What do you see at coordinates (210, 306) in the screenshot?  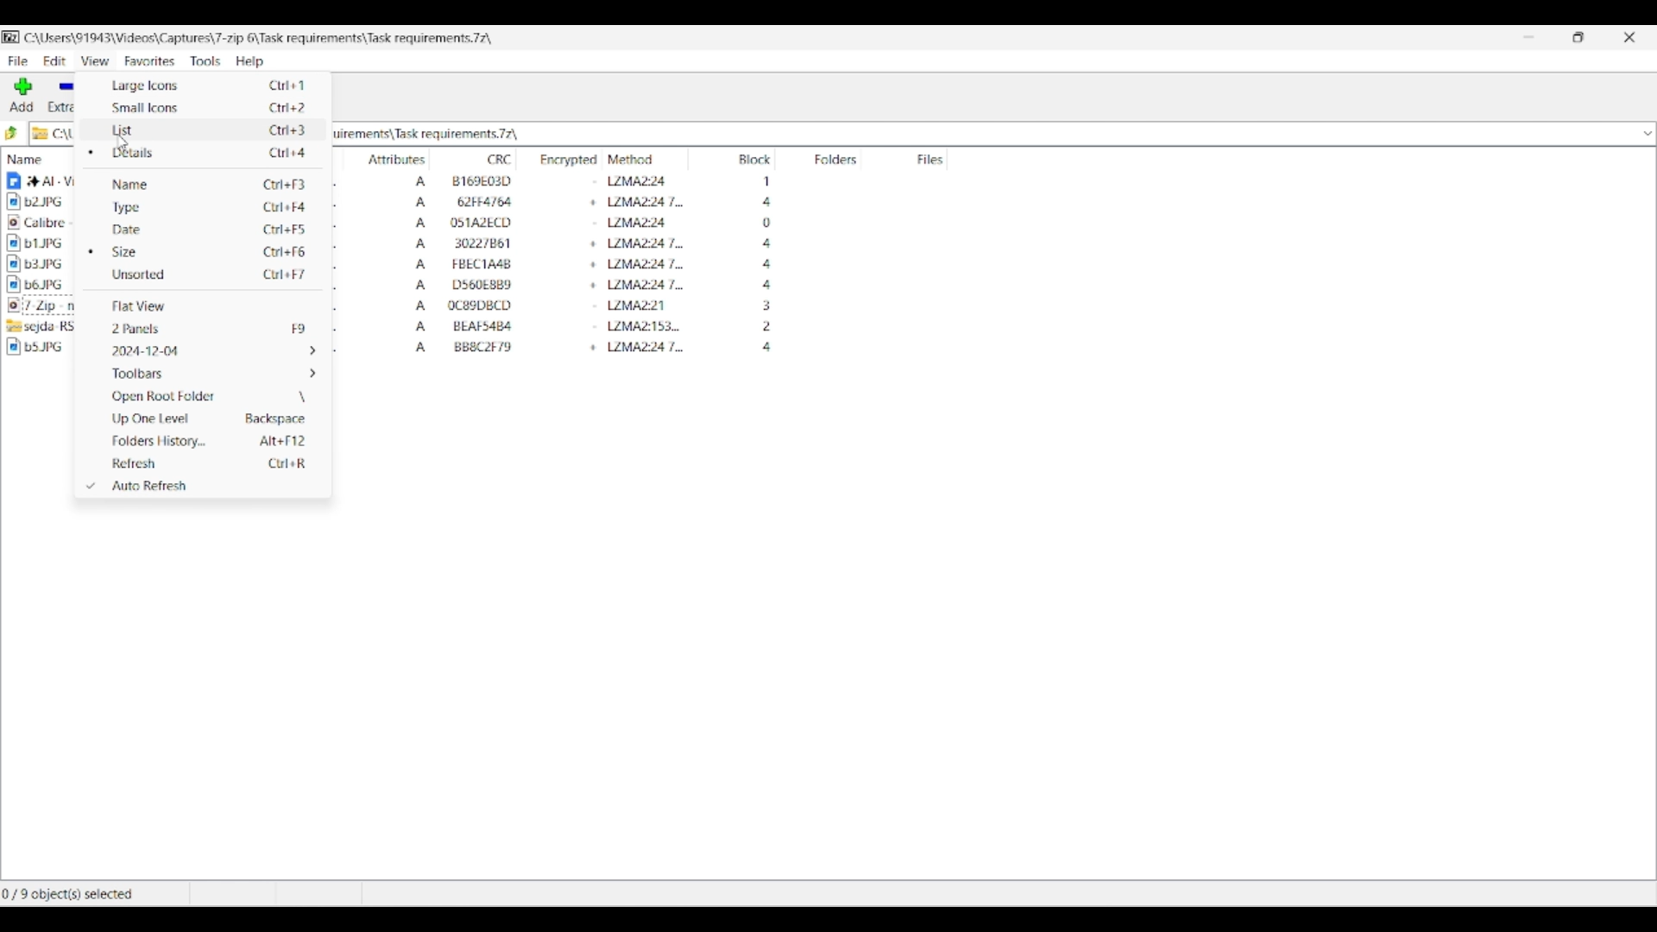 I see `Flat view` at bounding box center [210, 306].